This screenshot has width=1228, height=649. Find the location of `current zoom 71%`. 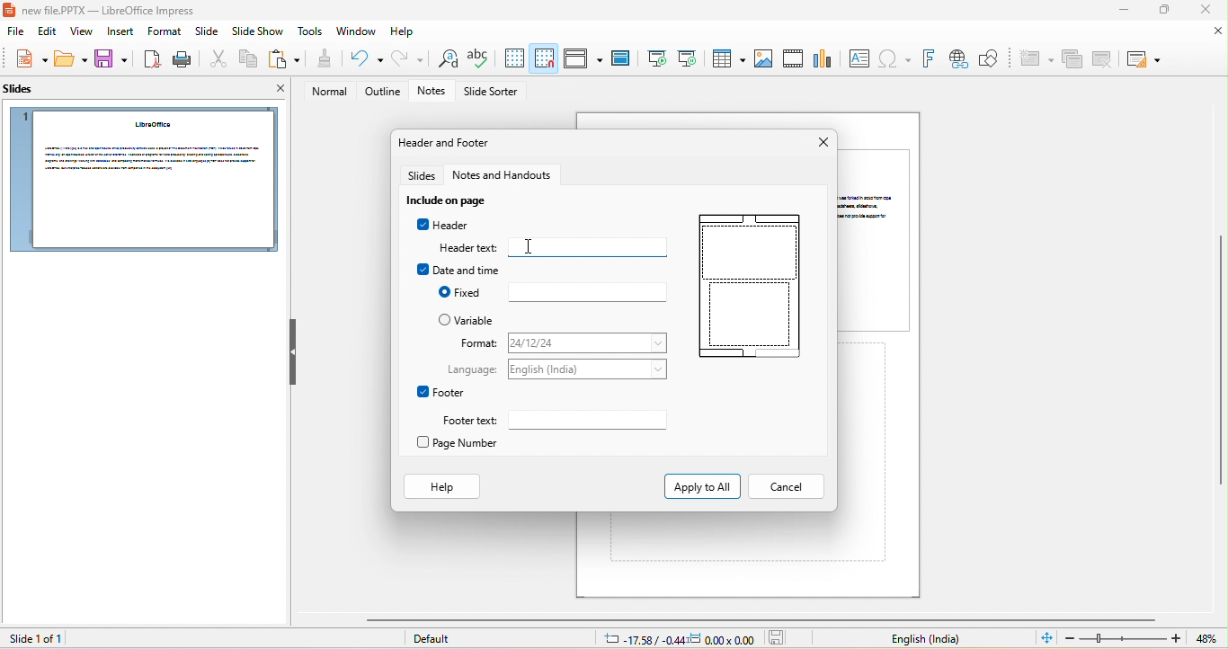

current zoom 71% is located at coordinates (1211, 639).